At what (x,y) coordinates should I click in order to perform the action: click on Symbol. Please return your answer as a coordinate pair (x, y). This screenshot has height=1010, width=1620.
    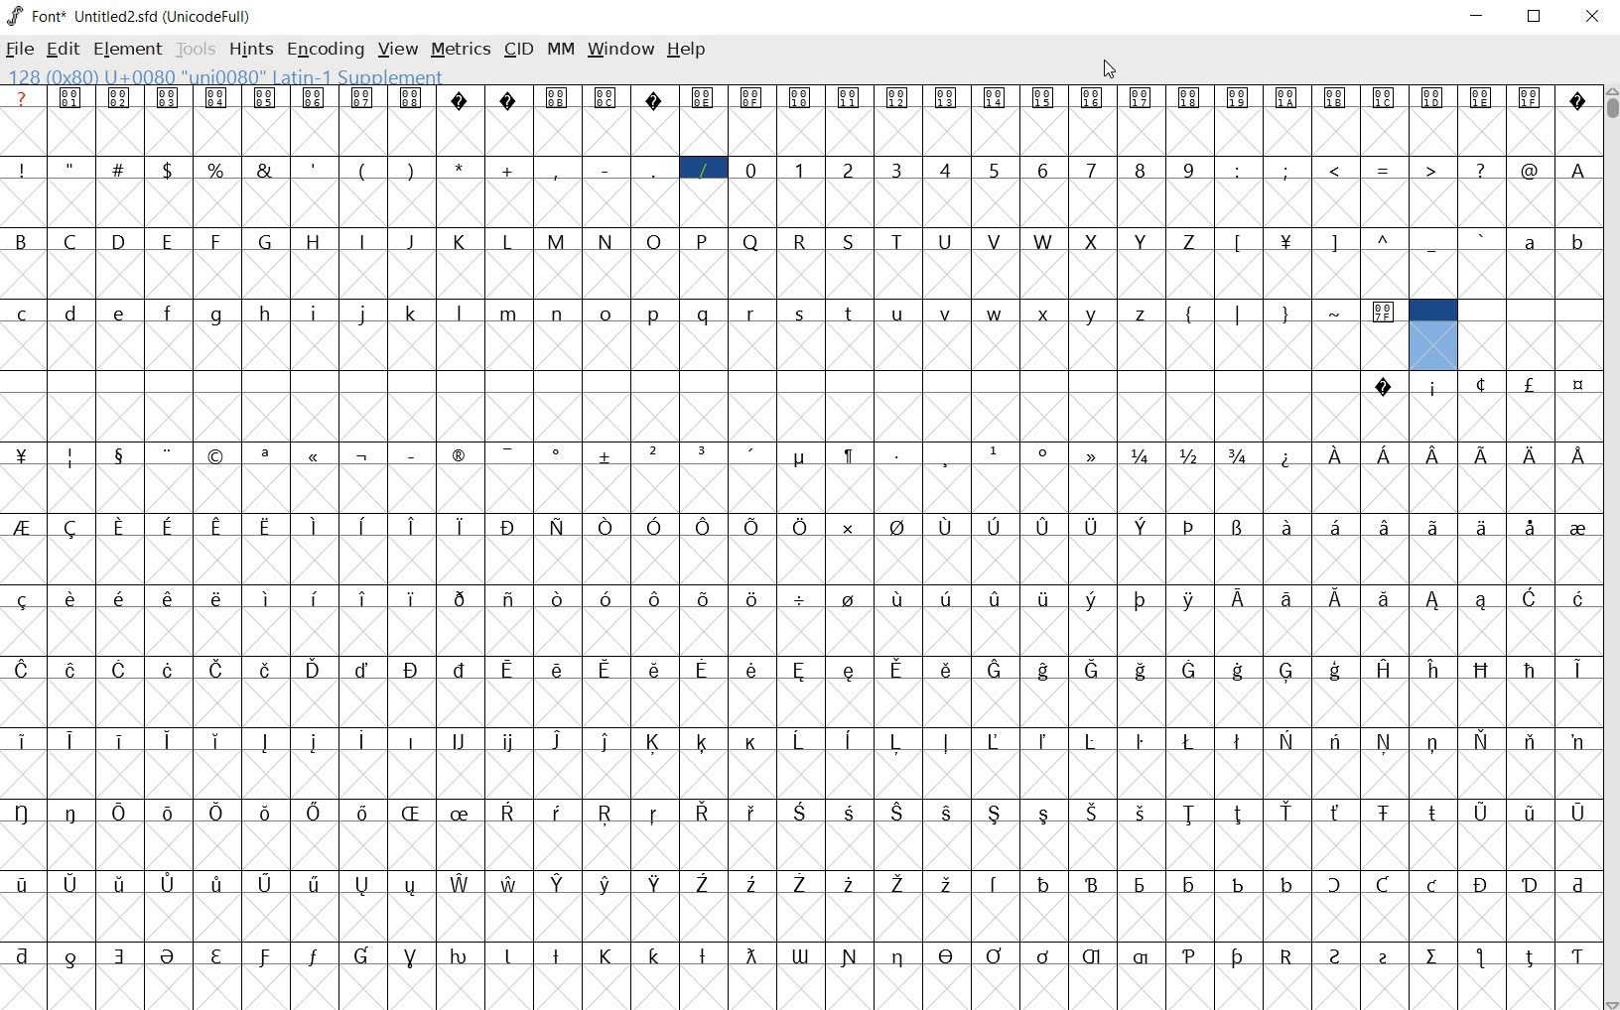
    Looking at the image, I should click on (463, 883).